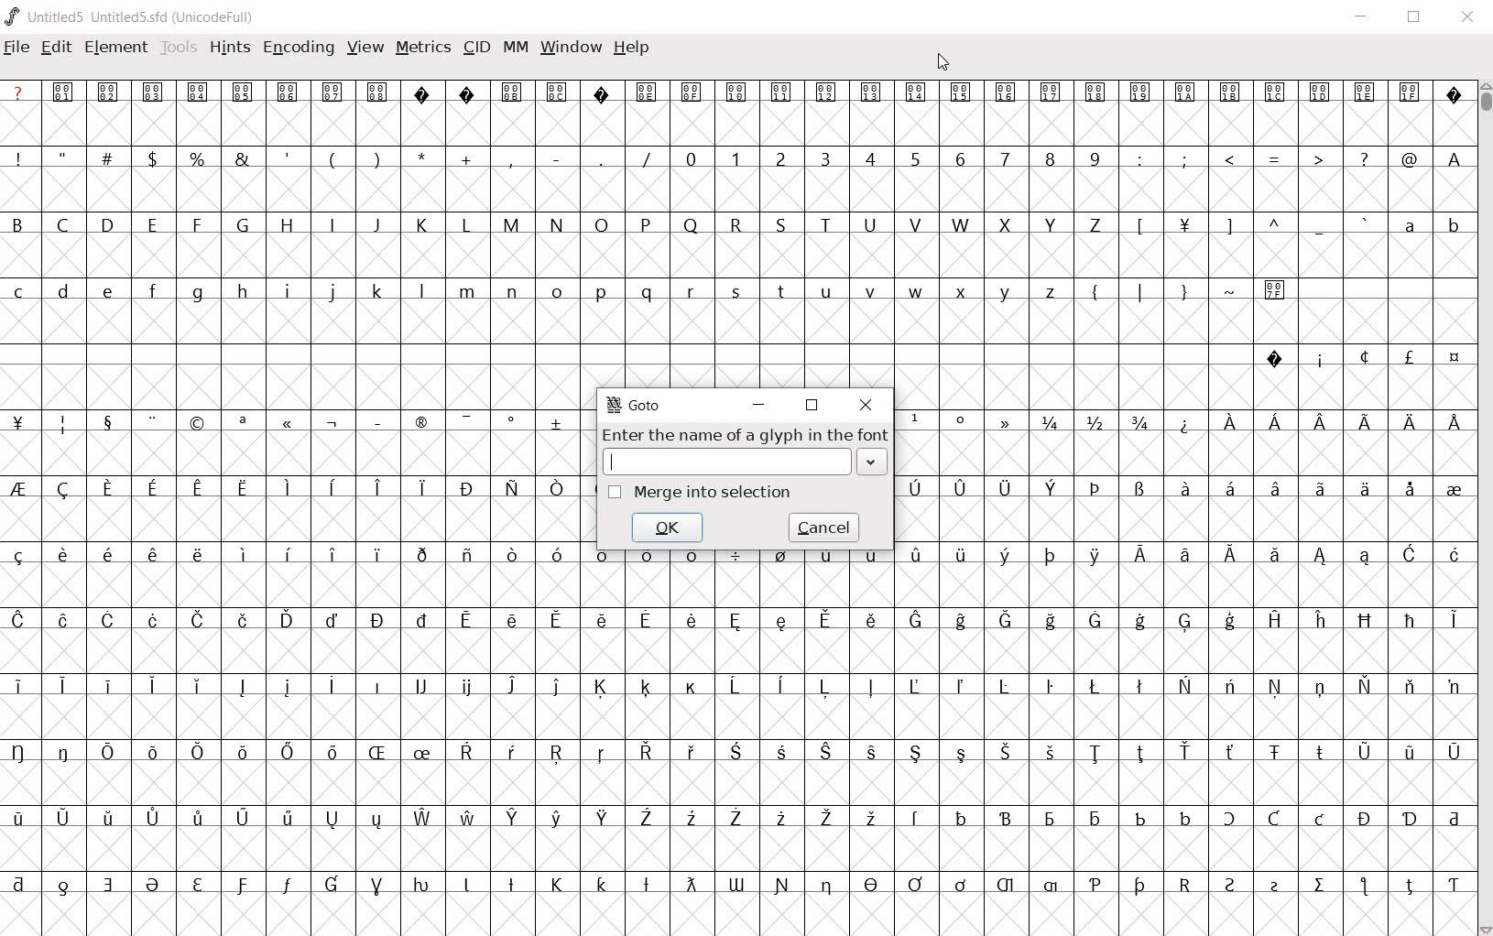  What do you see at coordinates (1228, 556) in the screenshot?
I see `Symbol` at bounding box center [1228, 556].